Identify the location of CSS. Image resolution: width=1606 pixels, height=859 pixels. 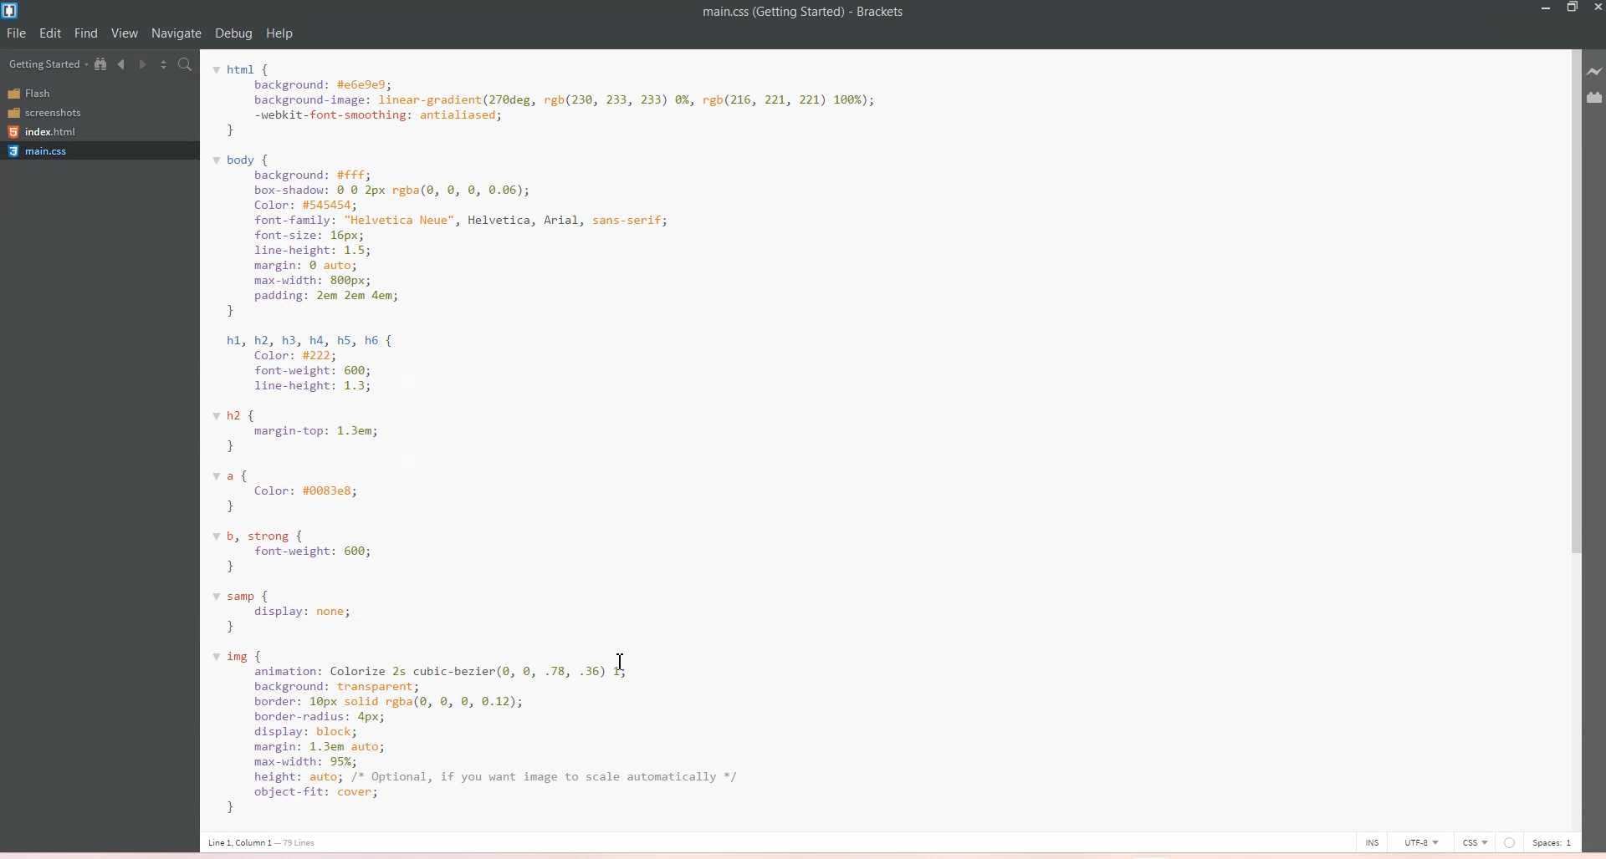
(1476, 843).